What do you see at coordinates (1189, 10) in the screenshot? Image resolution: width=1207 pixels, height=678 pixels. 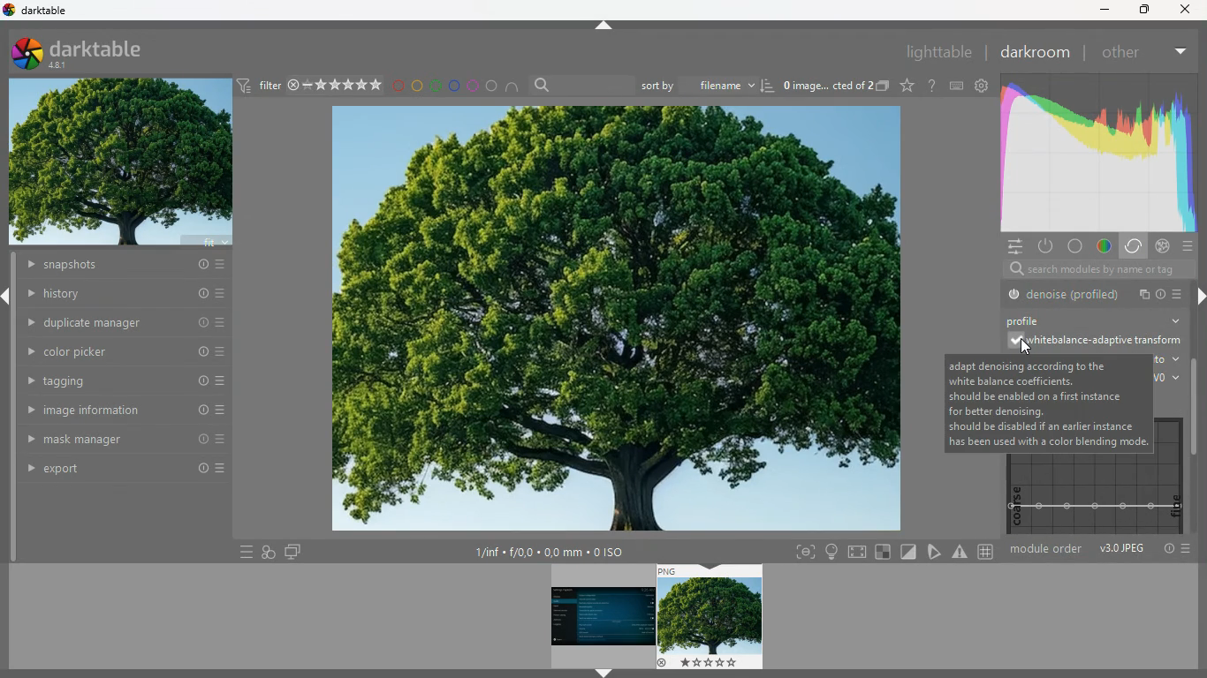 I see `close` at bounding box center [1189, 10].